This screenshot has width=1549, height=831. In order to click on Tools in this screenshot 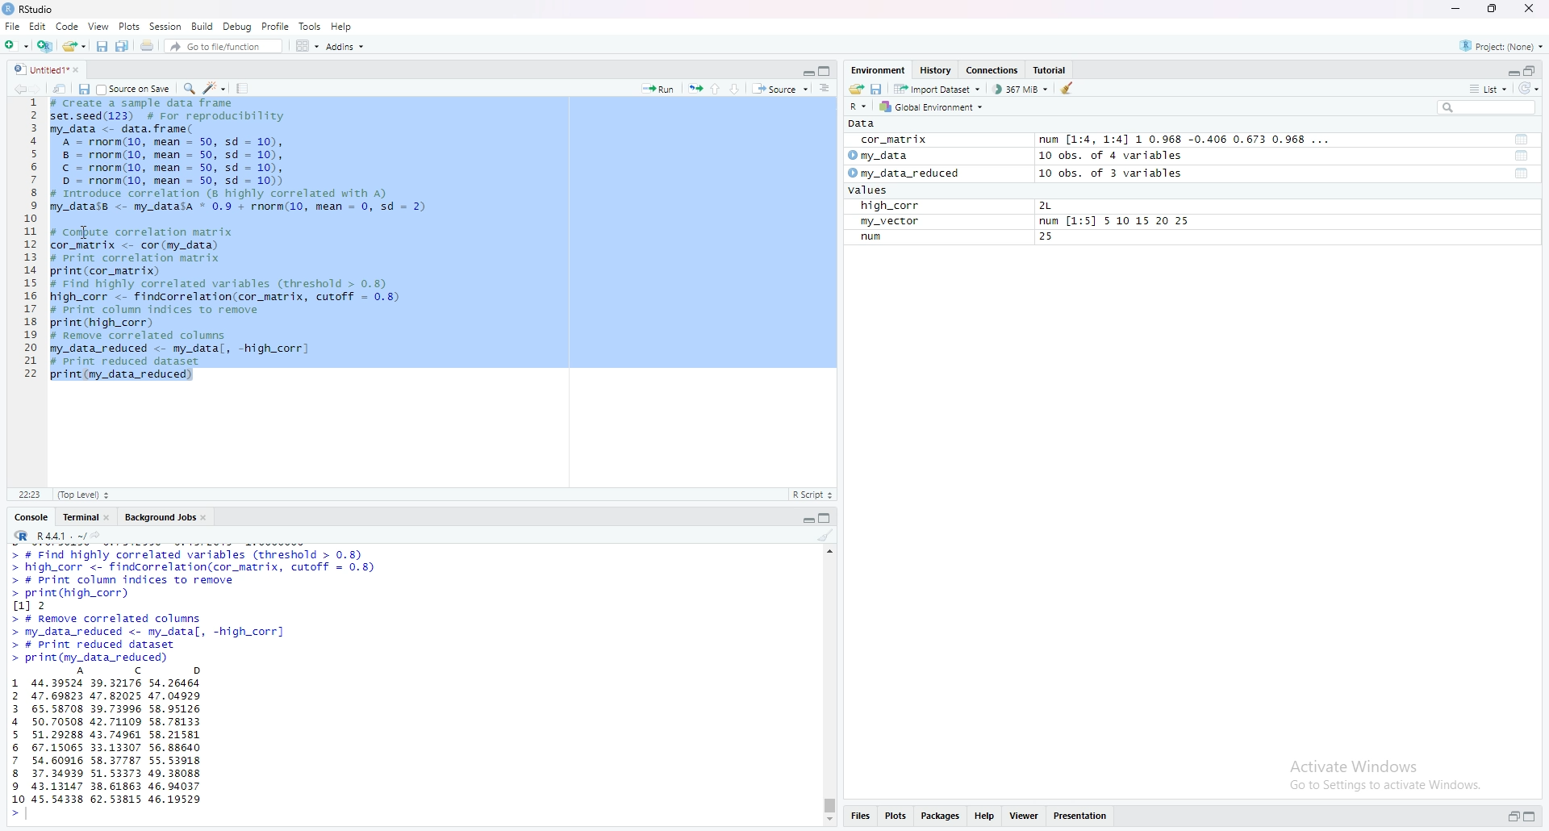, I will do `click(311, 26)`.